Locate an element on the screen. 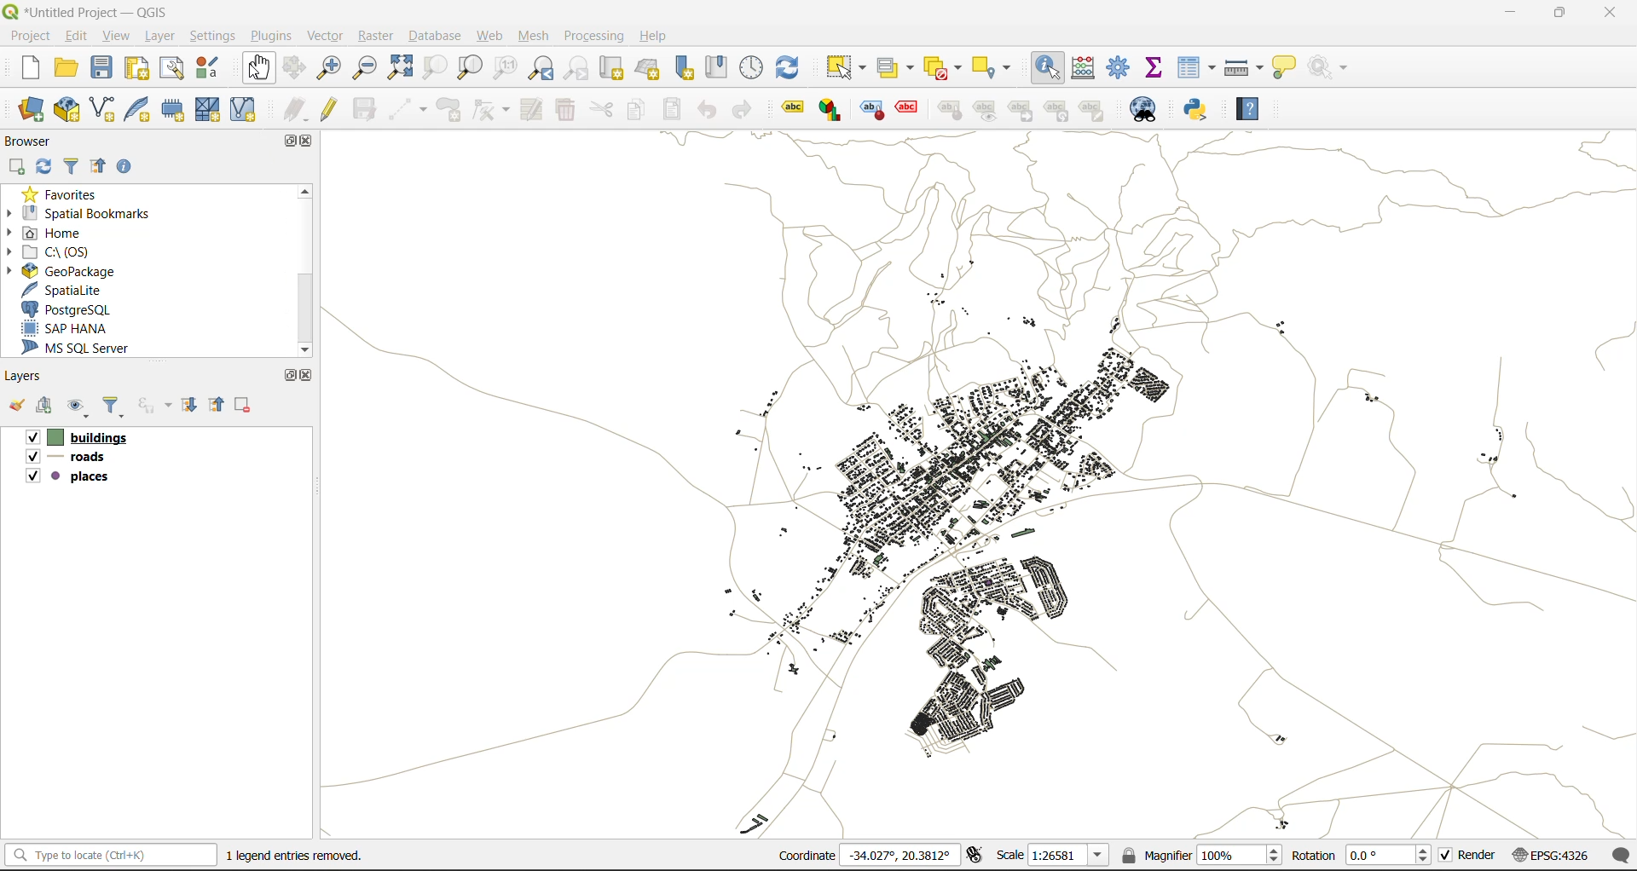 The width and height of the screenshot is (1637, 871). control panel is located at coordinates (750, 71).